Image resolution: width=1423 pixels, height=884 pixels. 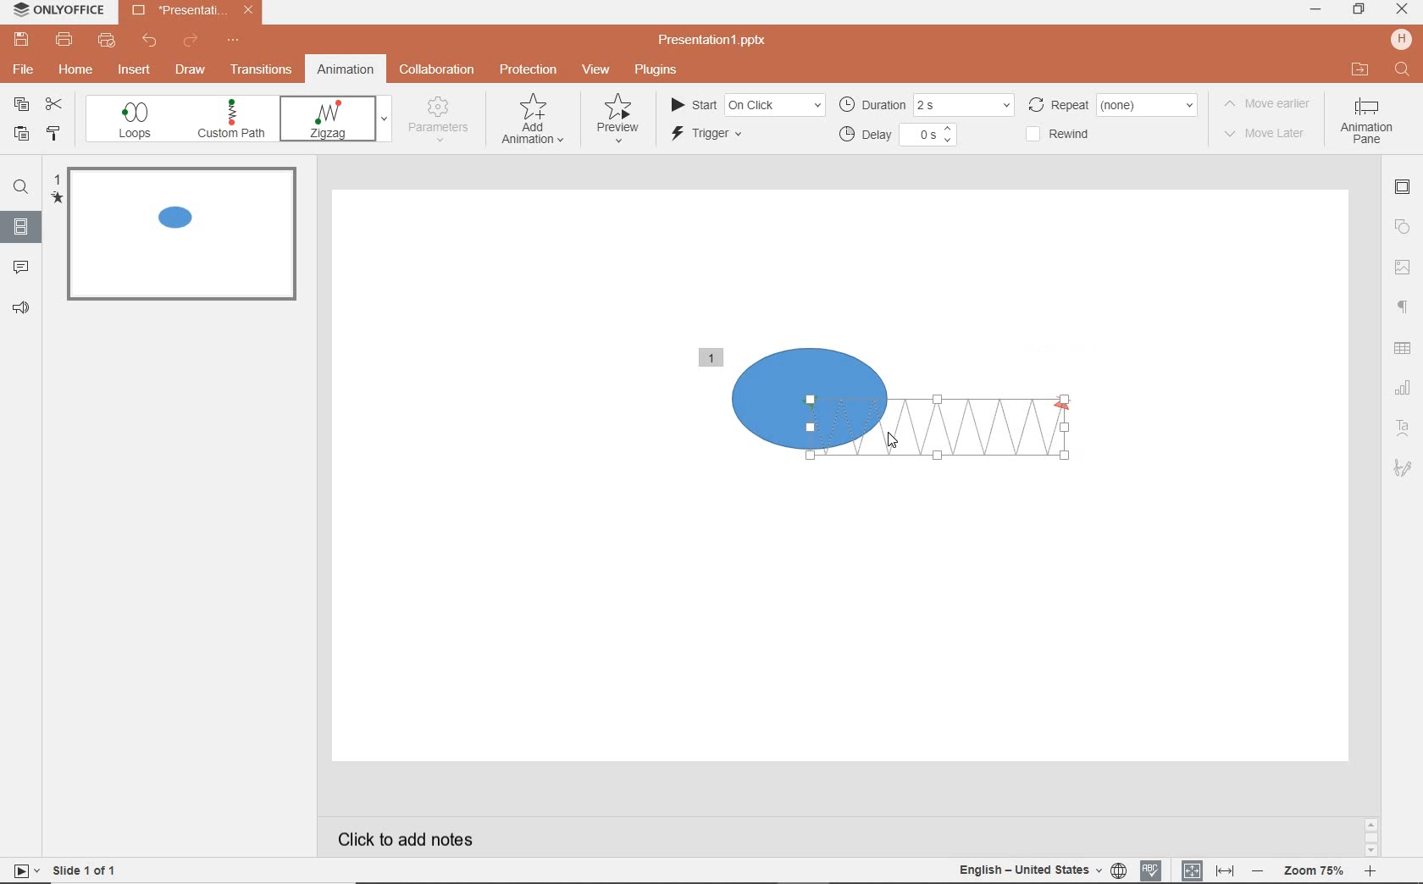 What do you see at coordinates (925, 104) in the screenshot?
I see `duration` at bounding box center [925, 104].